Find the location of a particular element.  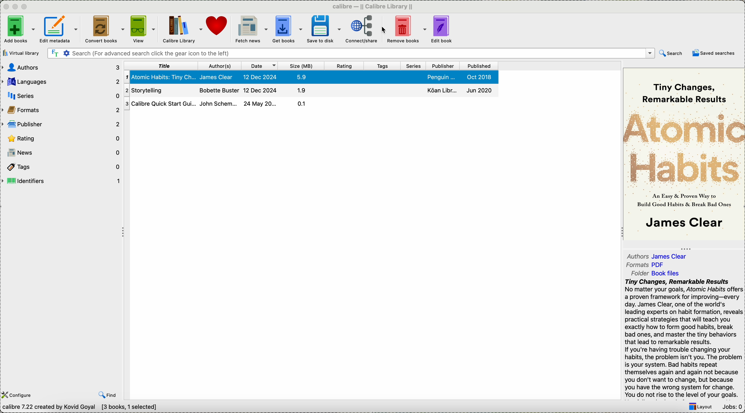

series is located at coordinates (415, 66).